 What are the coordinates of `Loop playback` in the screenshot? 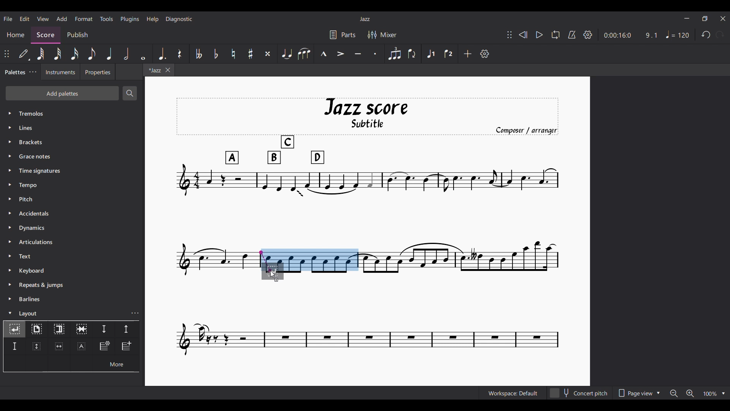 It's located at (556, 35).